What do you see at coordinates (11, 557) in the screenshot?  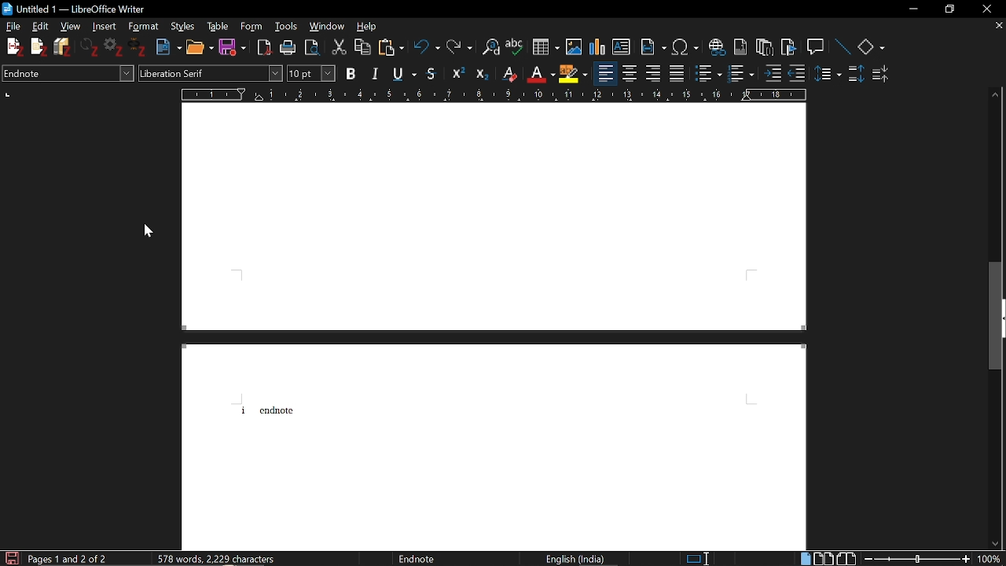 I see `Save` at bounding box center [11, 557].